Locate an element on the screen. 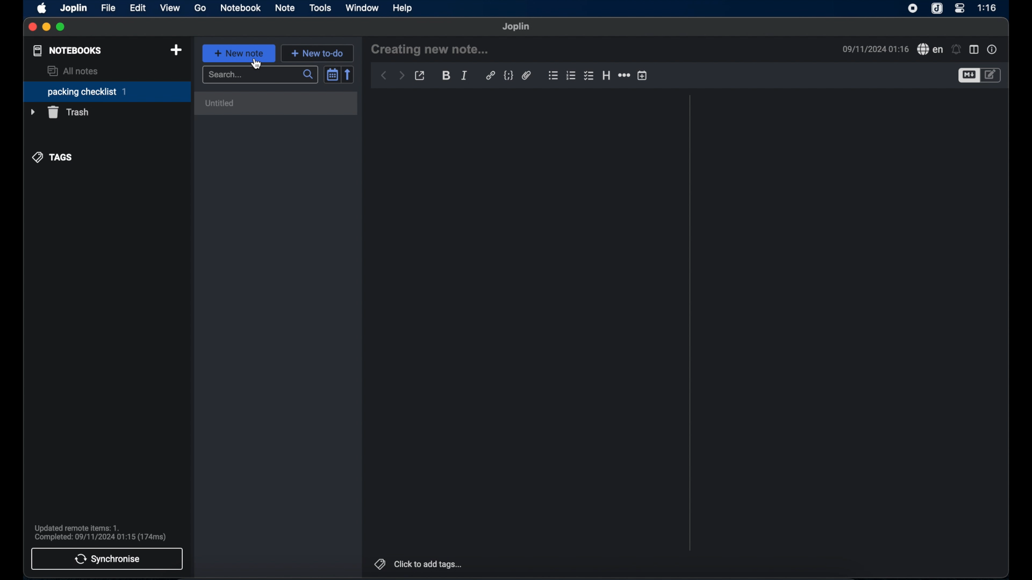  reverse sort order is located at coordinates (348, 74).